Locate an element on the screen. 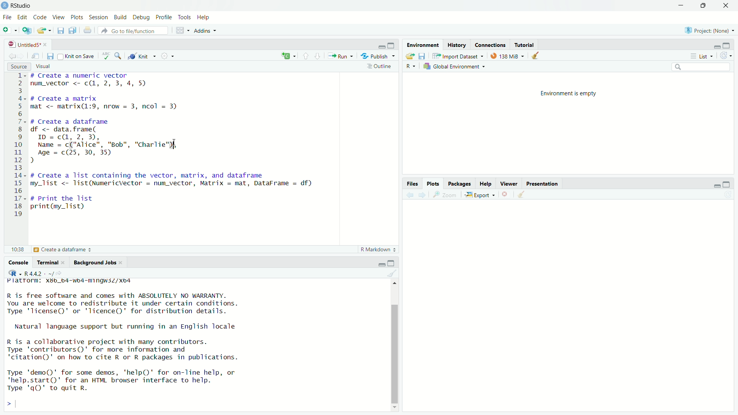 The width and height of the screenshot is (738, 415). Background Jobs is located at coordinates (98, 263).